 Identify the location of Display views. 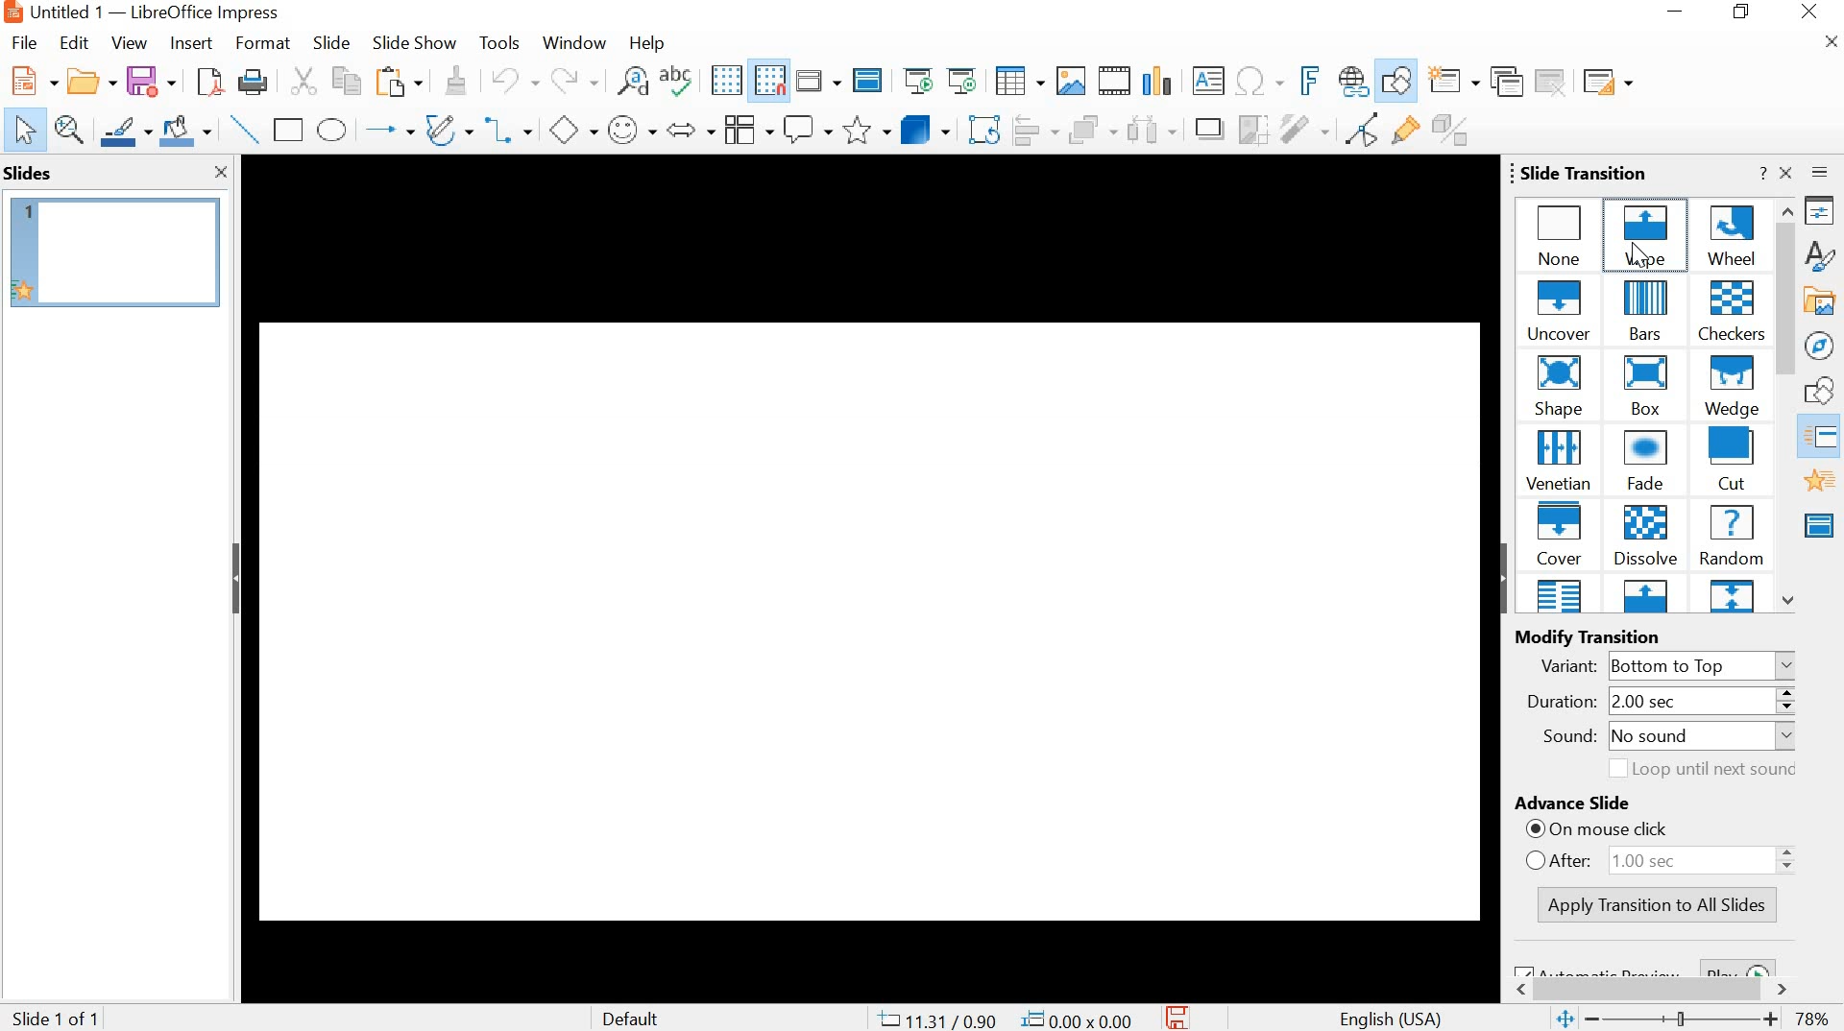
(819, 79).